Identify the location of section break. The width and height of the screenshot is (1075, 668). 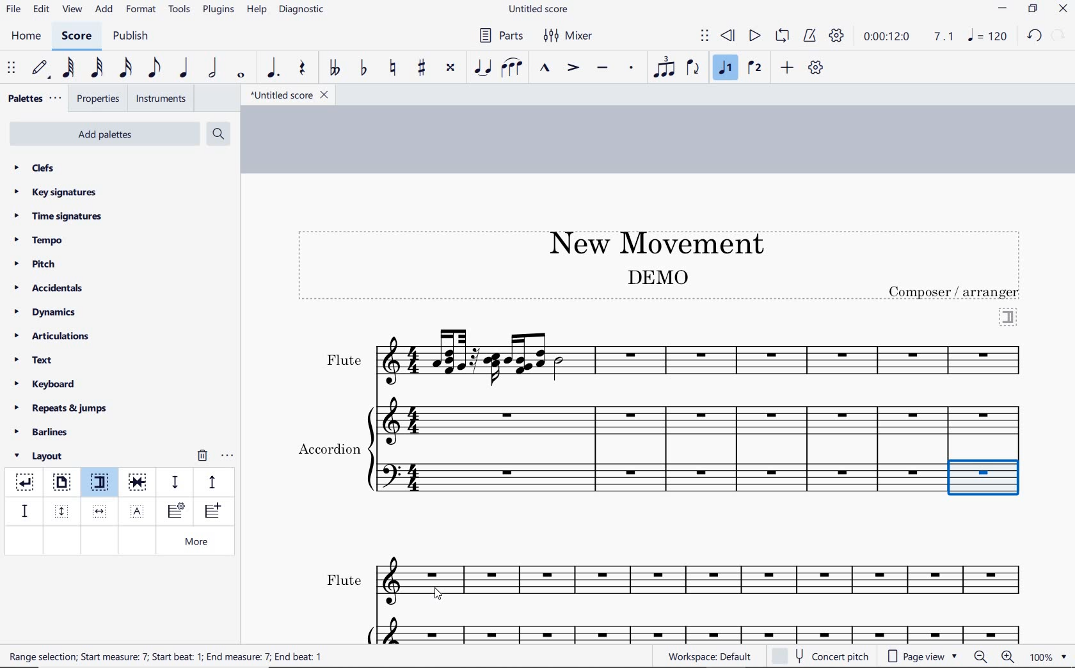
(1008, 315).